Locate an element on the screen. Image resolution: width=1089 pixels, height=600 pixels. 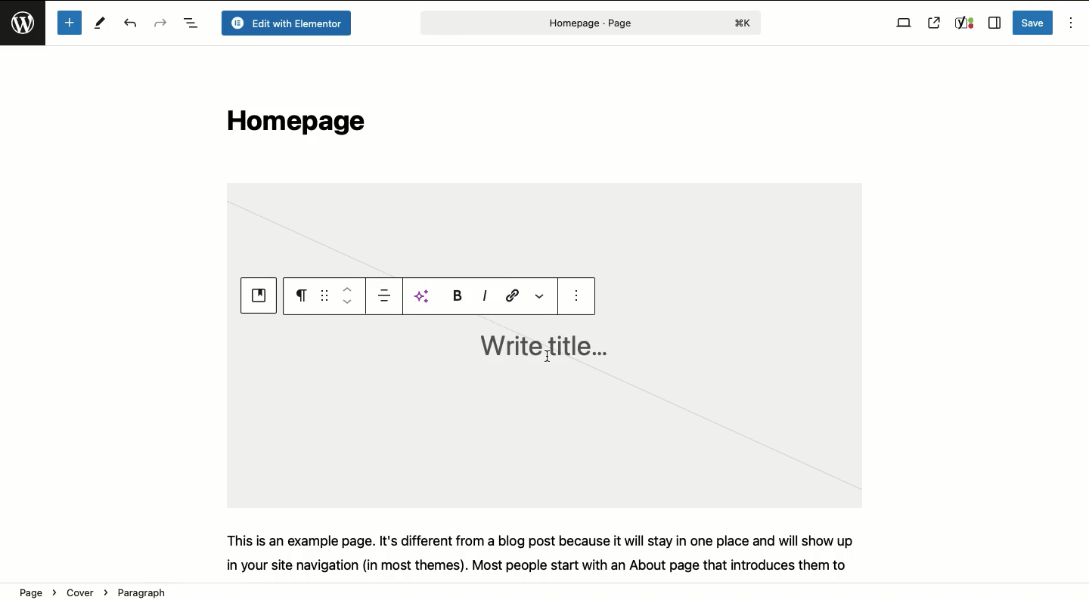
Sidebar is located at coordinates (994, 23).